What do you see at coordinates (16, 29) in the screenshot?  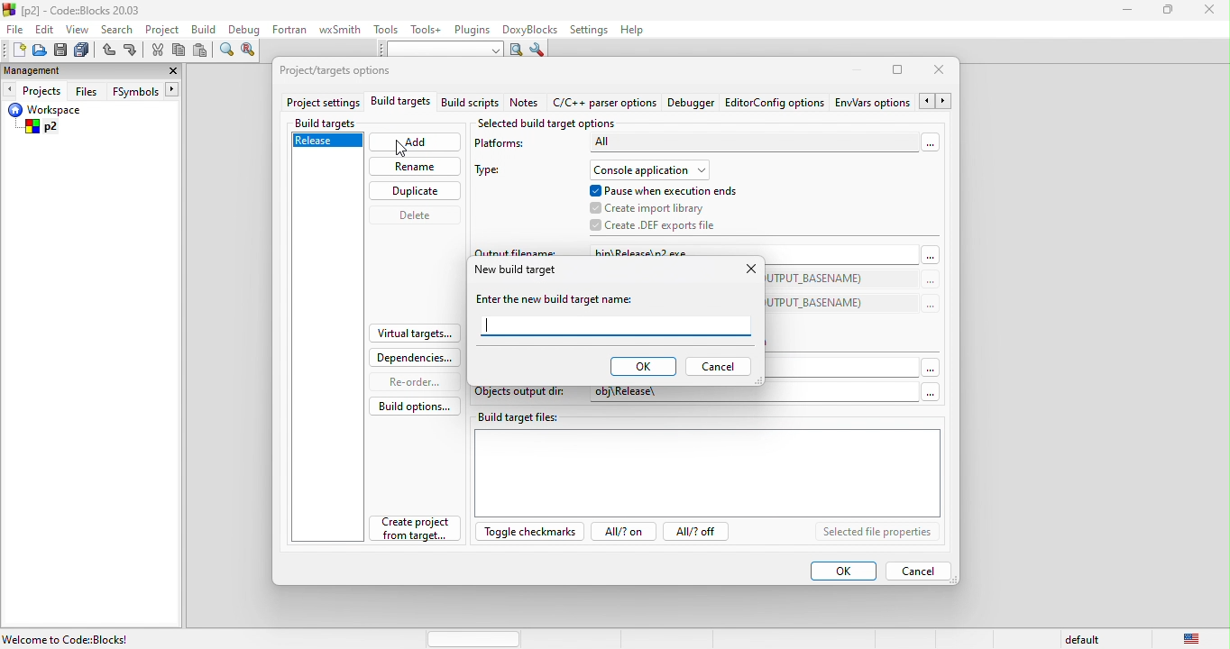 I see `file` at bounding box center [16, 29].